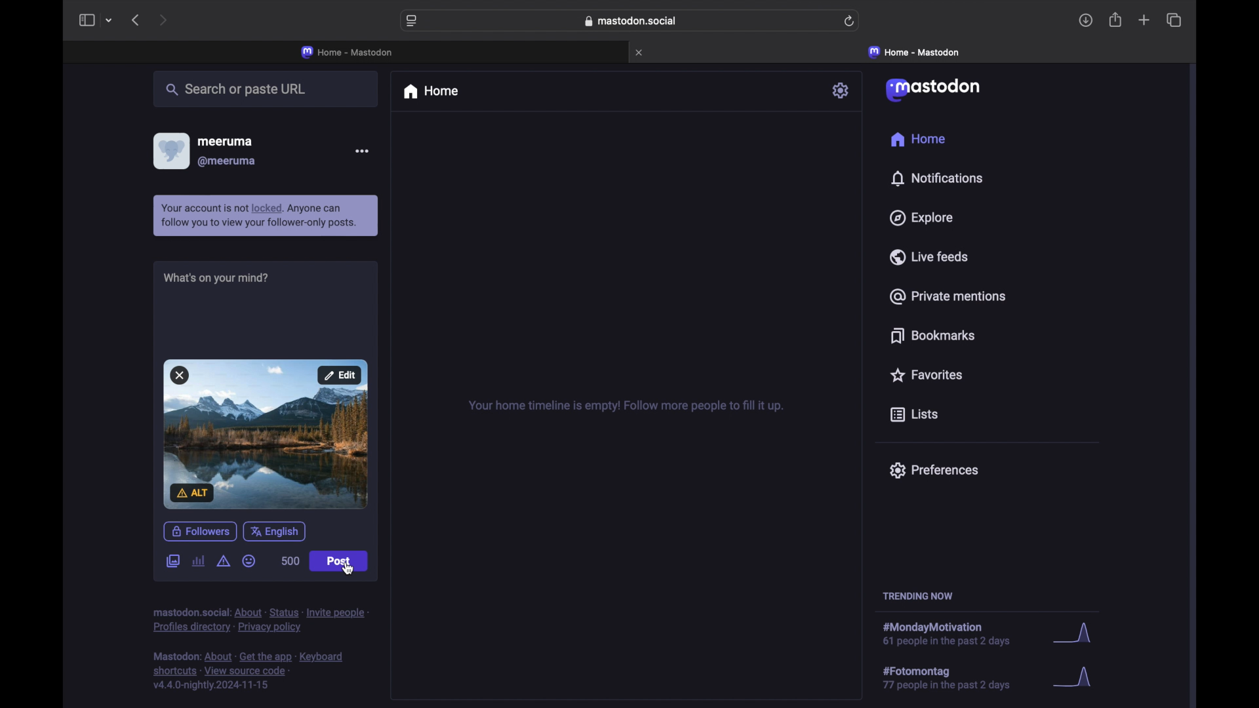 The width and height of the screenshot is (1259, 708). I want to click on graph, so click(1077, 679).